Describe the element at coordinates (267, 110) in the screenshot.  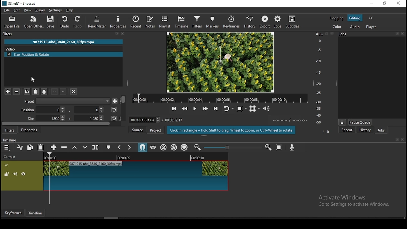
I see `show video volume control` at that location.